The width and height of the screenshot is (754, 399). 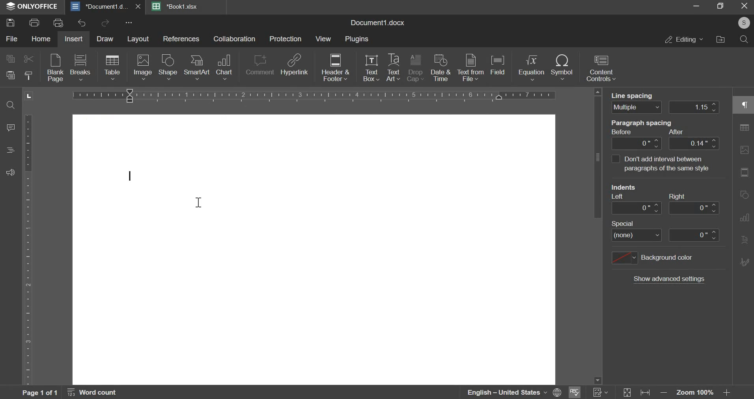 I want to click on search, so click(x=744, y=41).